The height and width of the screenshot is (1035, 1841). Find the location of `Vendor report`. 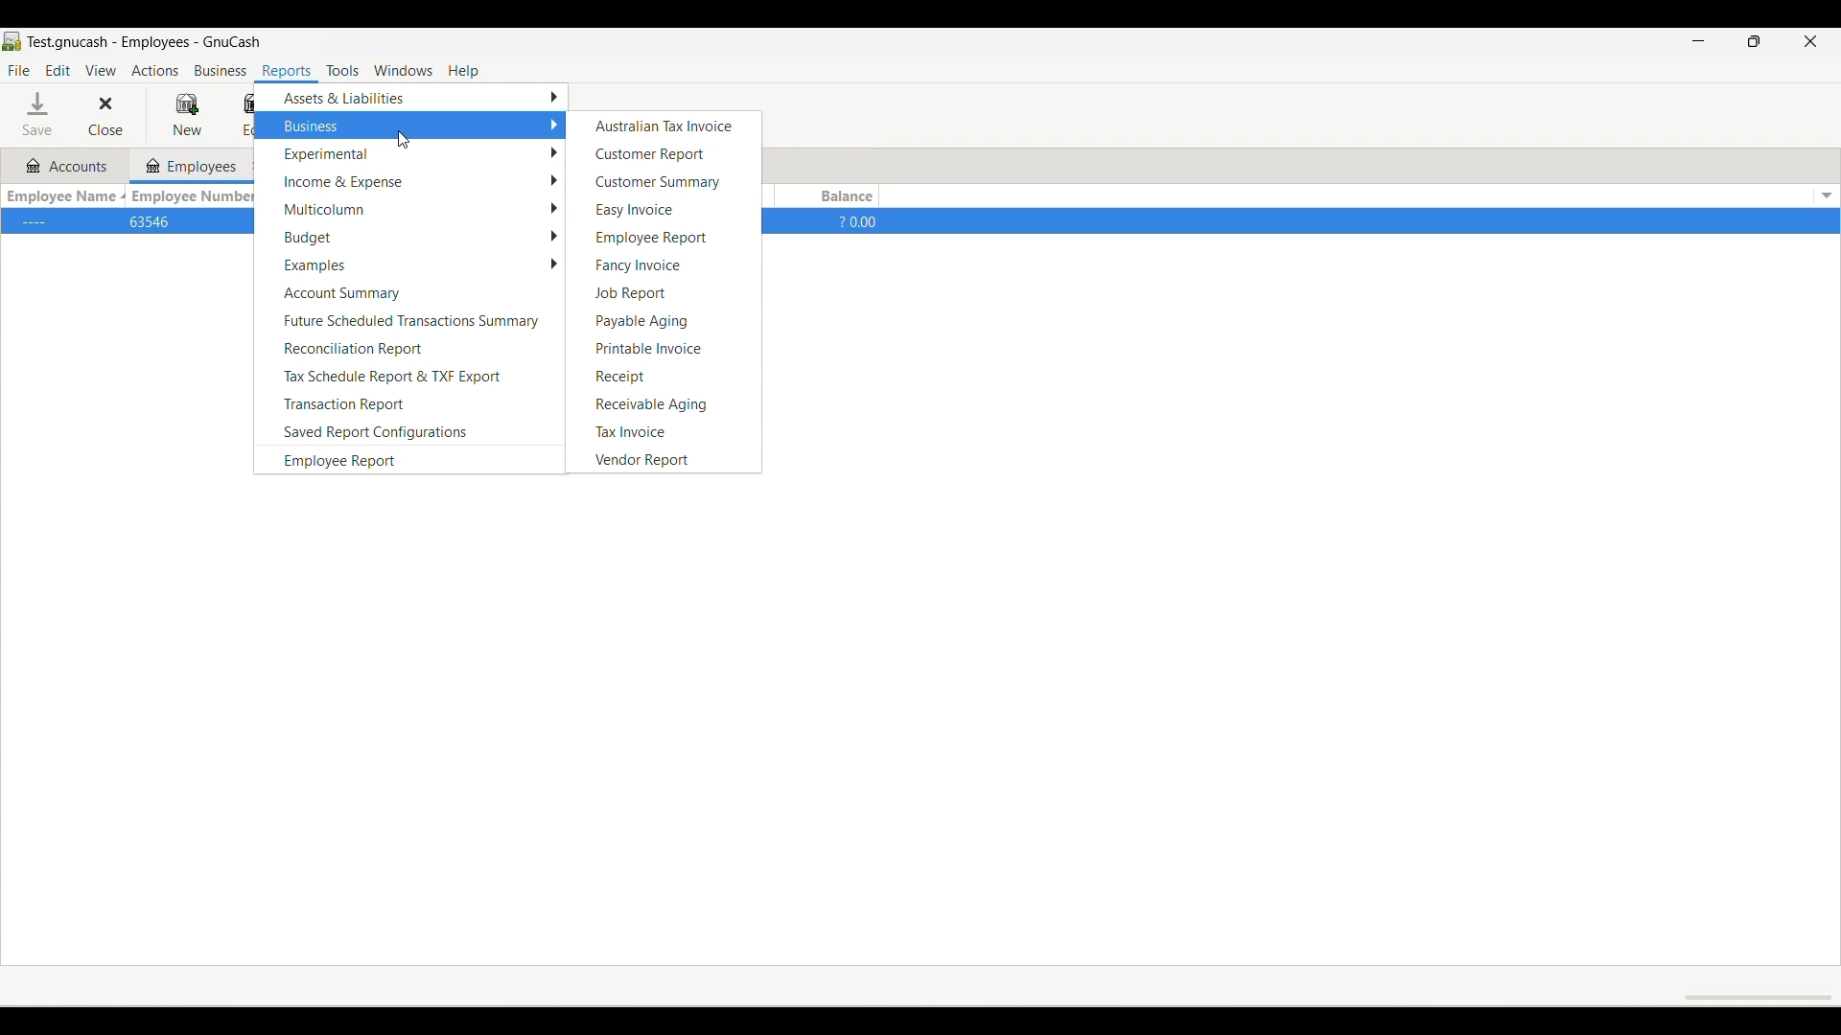

Vendor report is located at coordinates (664, 460).